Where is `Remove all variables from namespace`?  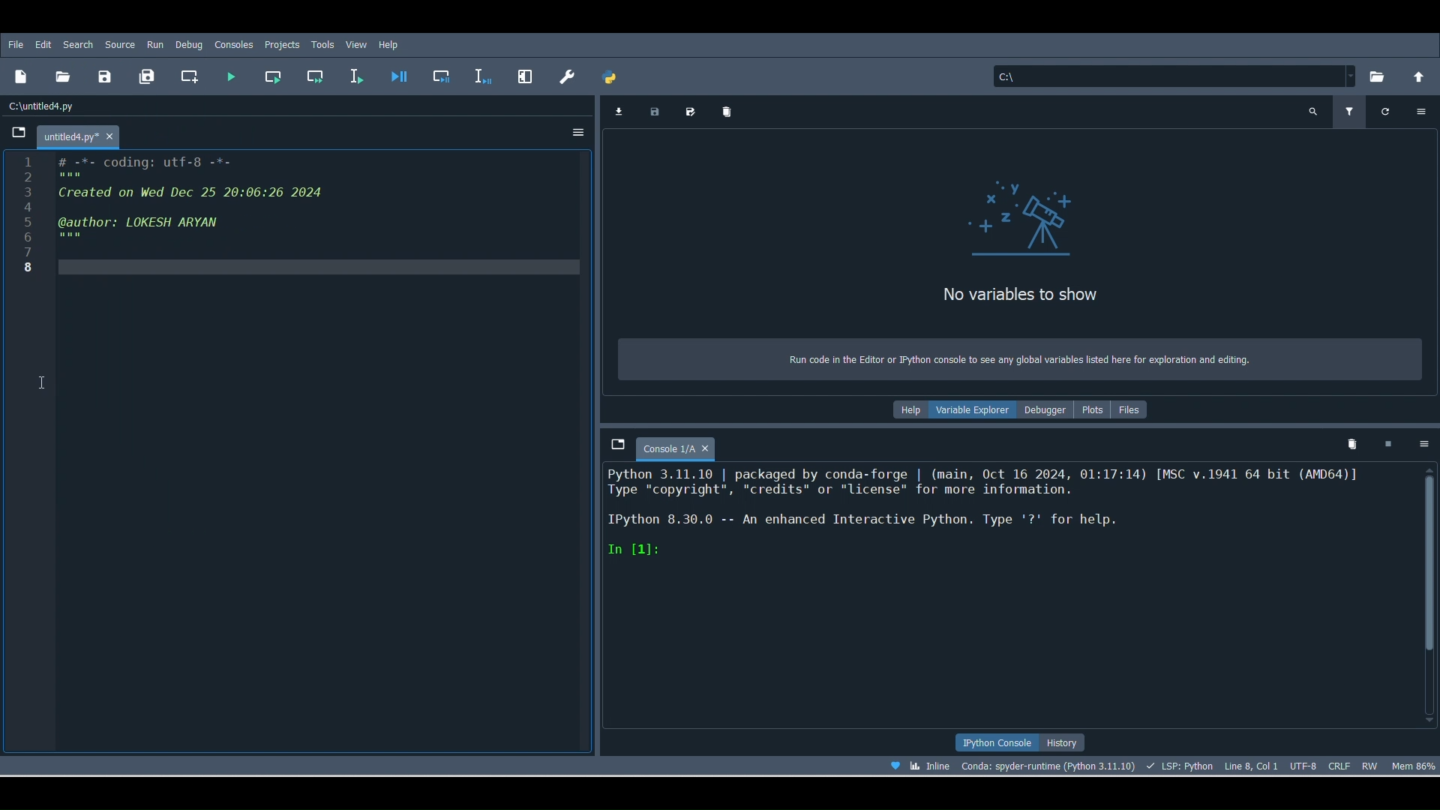 Remove all variables from namespace is located at coordinates (1354, 445).